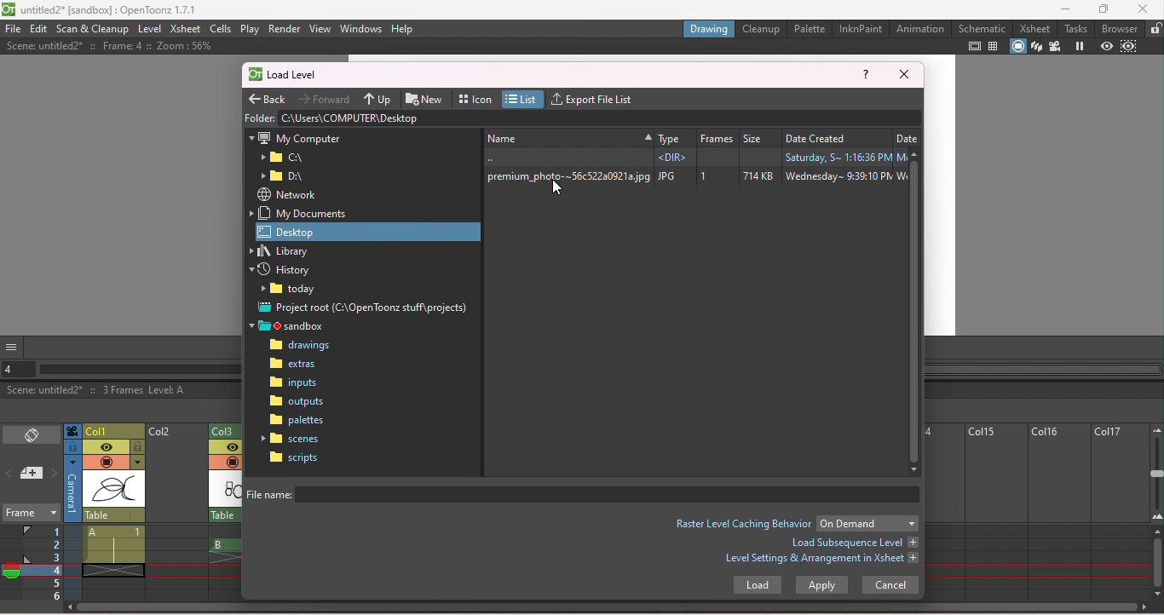 The height and width of the screenshot is (615, 1164). Describe the element at coordinates (40, 29) in the screenshot. I see `Edit` at that location.